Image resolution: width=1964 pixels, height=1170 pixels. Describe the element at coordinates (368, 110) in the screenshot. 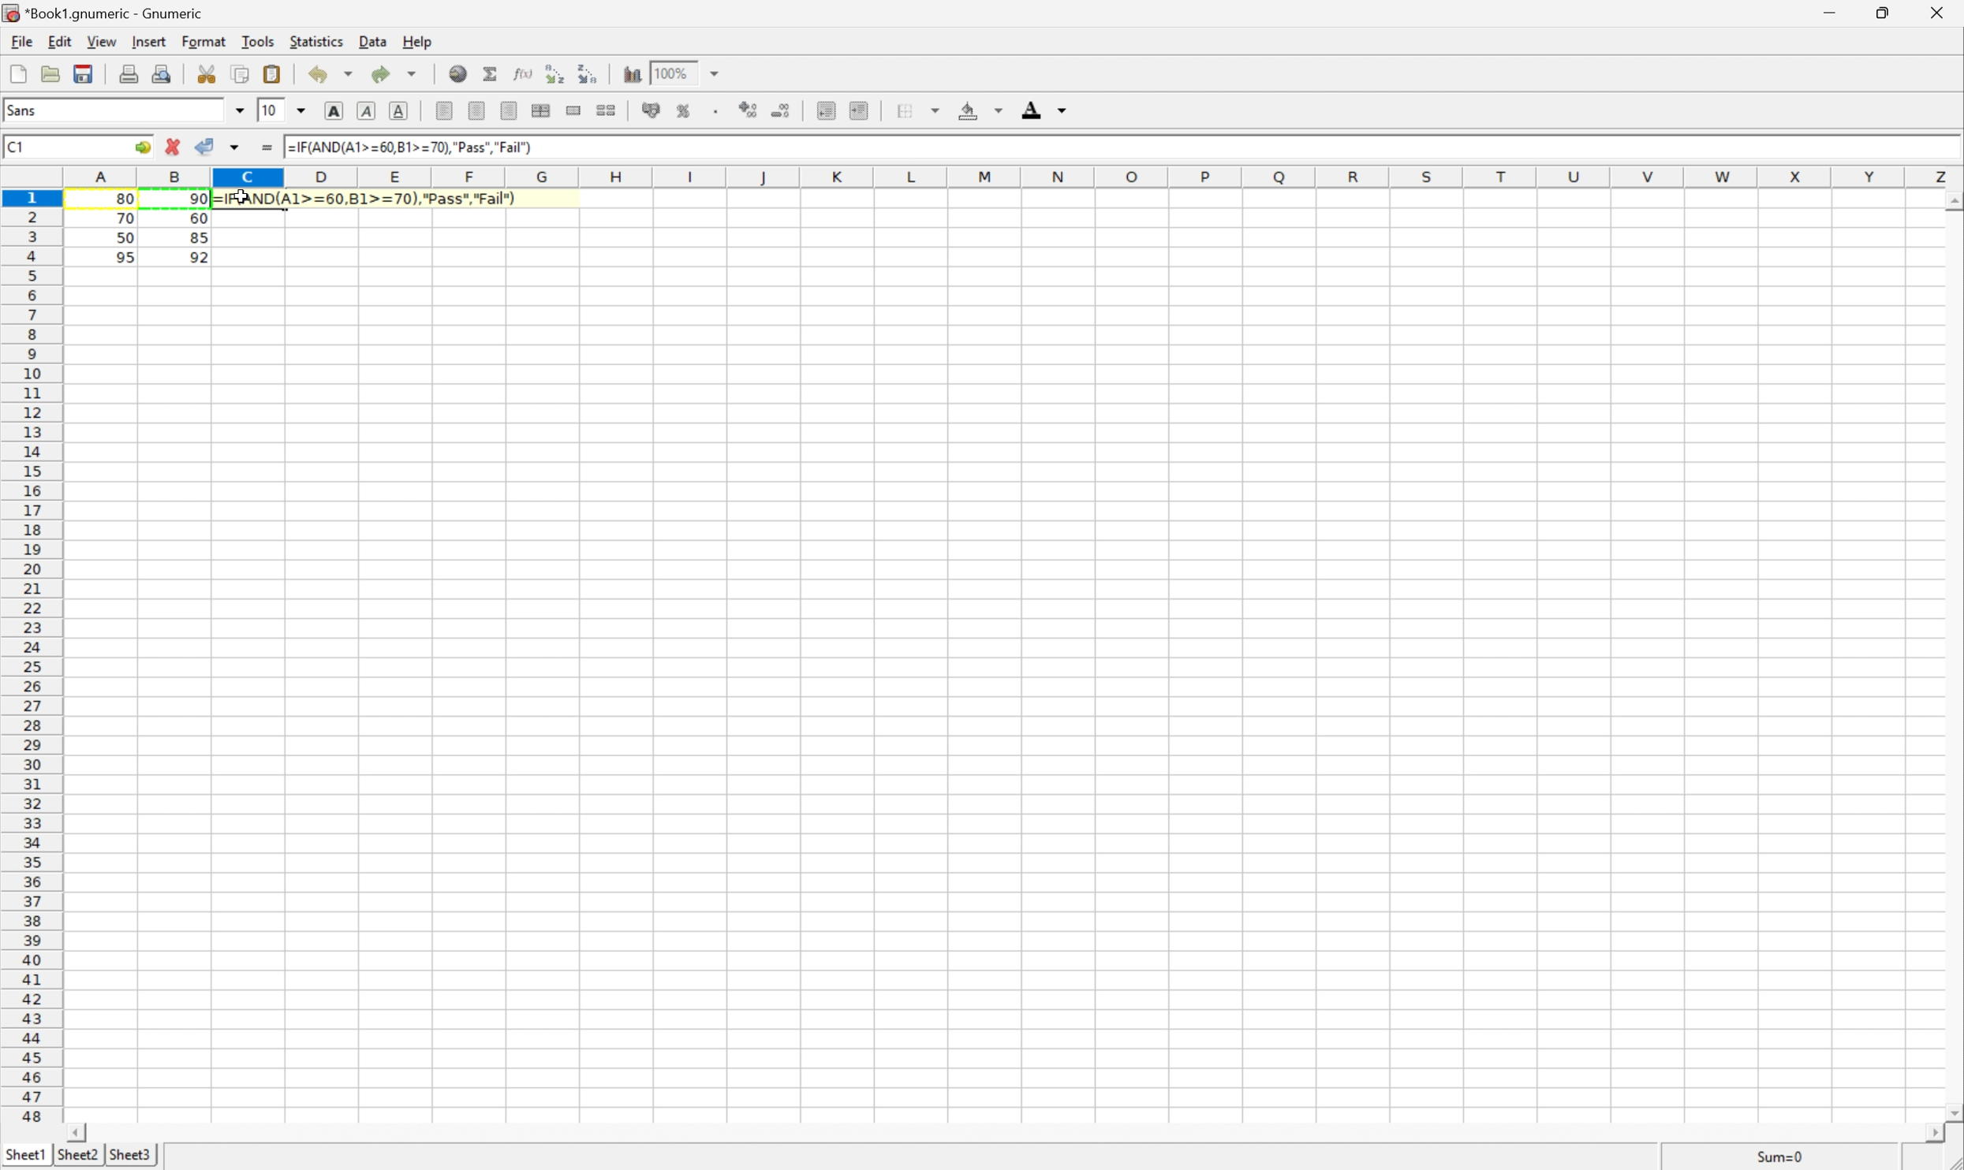

I see `Italic` at that location.